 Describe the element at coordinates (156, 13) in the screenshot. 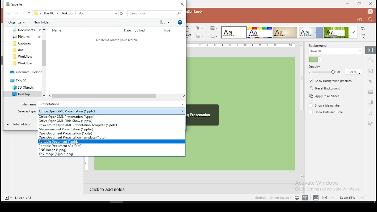

I see `search box` at that location.